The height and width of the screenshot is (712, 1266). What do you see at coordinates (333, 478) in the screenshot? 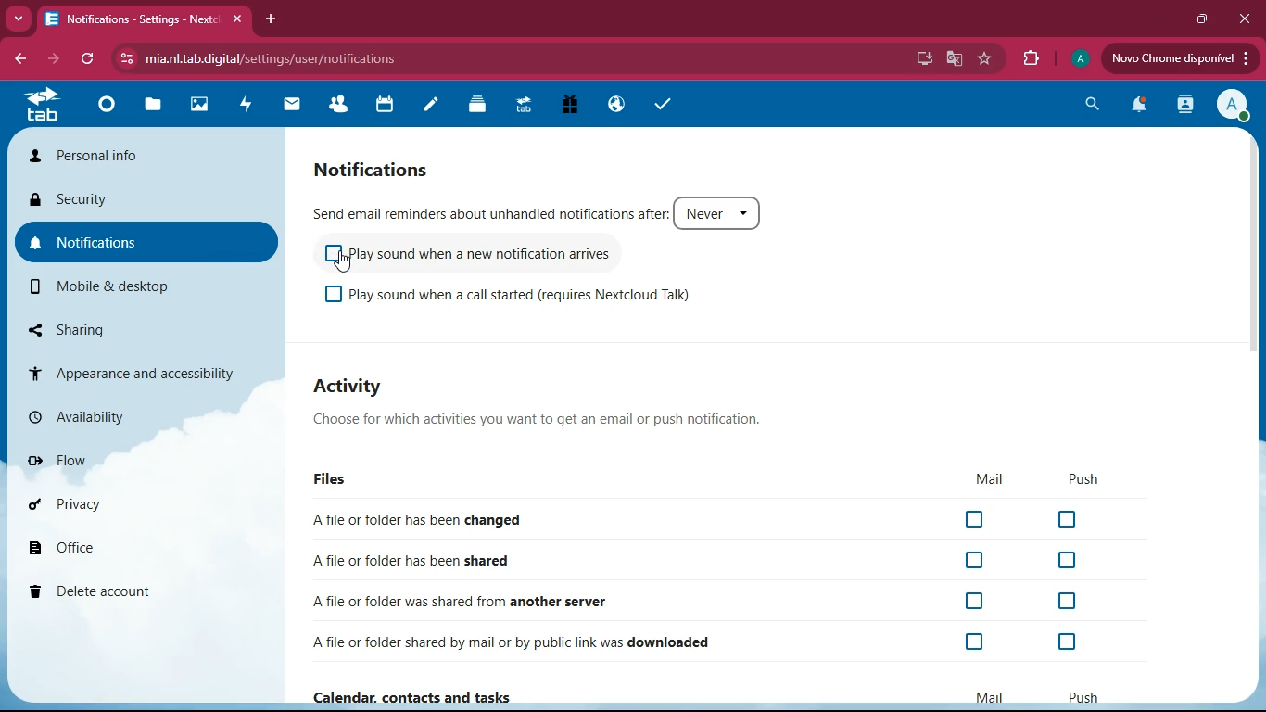
I see `files` at bounding box center [333, 478].